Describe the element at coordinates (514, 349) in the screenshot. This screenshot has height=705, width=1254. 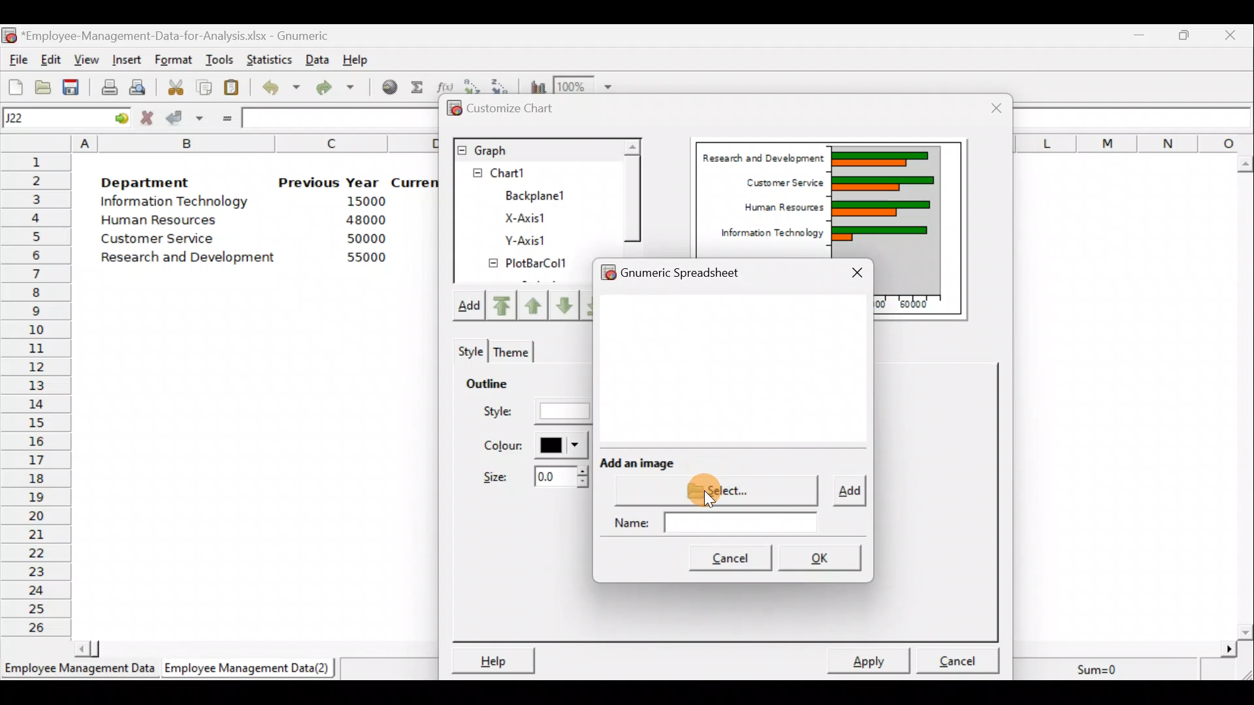
I see `Theme` at that location.